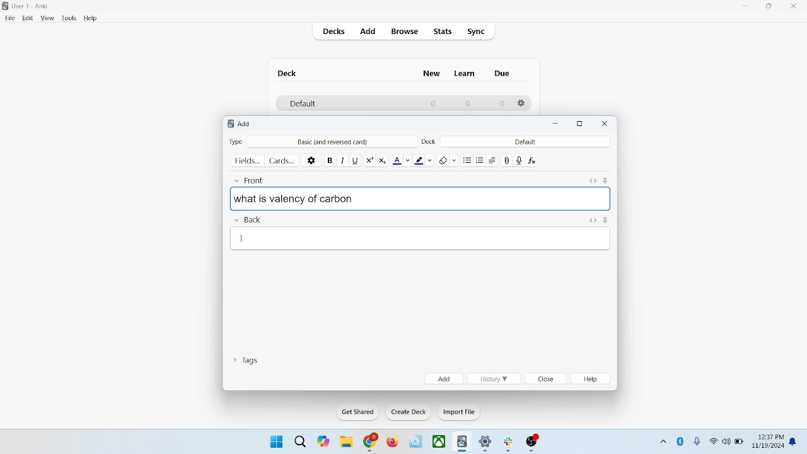  I want to click on notification, so click(796, 441).